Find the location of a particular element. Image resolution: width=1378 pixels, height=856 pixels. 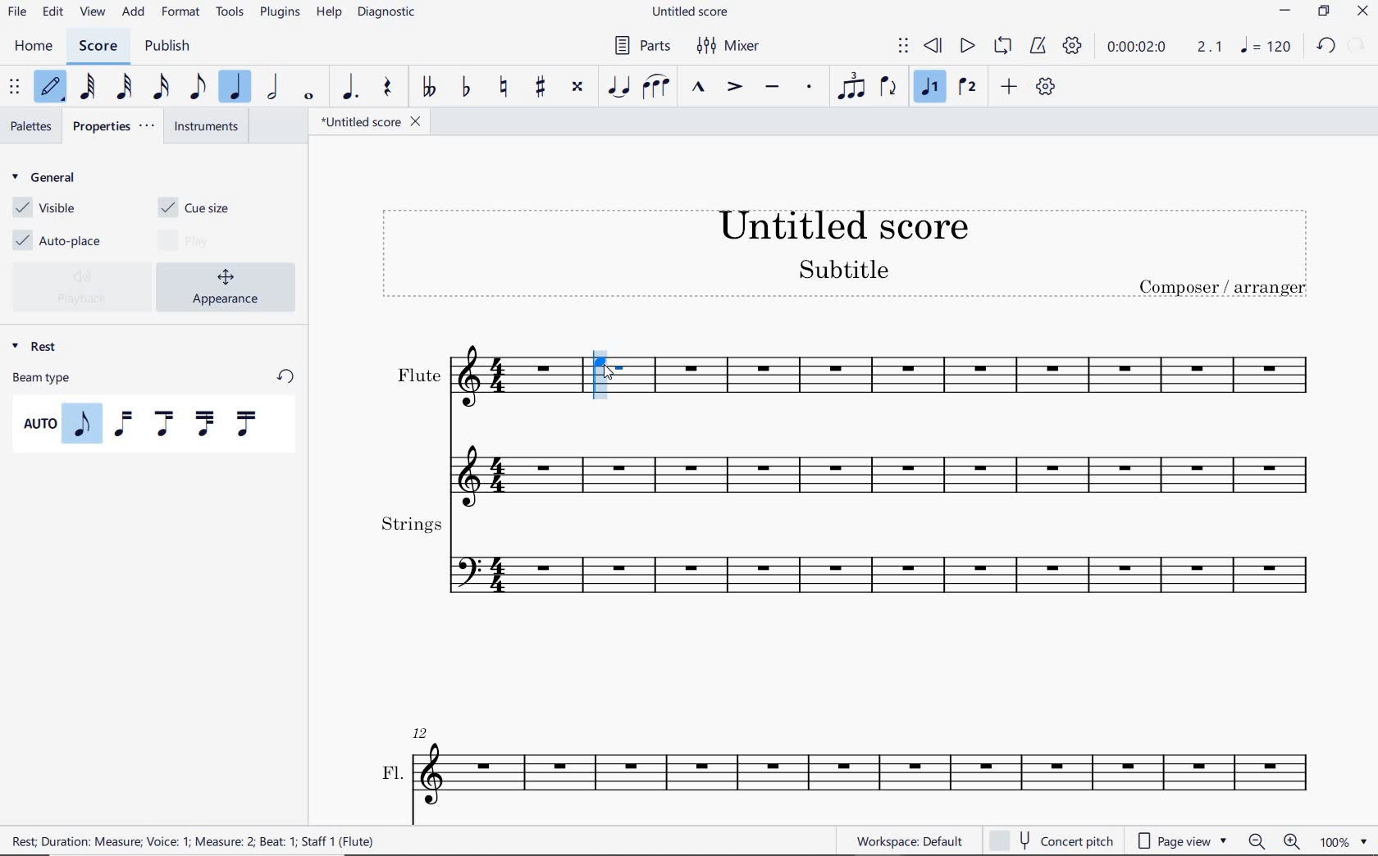

close is located at coordinates (1362, 12).